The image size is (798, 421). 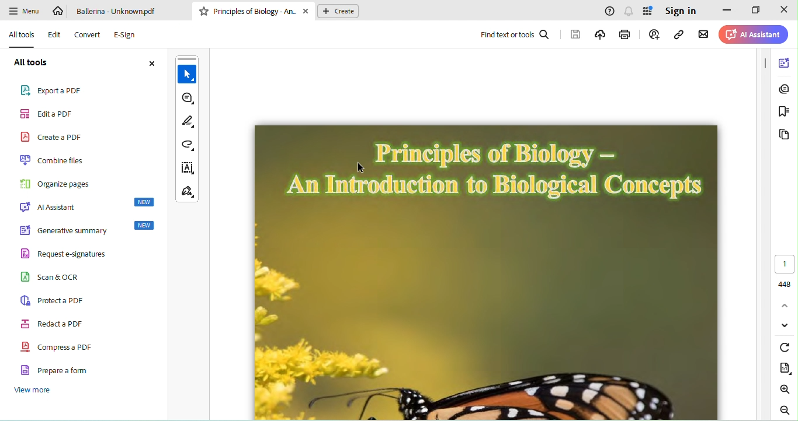 I want to click on draw freehand, so click(x=188, y=146).